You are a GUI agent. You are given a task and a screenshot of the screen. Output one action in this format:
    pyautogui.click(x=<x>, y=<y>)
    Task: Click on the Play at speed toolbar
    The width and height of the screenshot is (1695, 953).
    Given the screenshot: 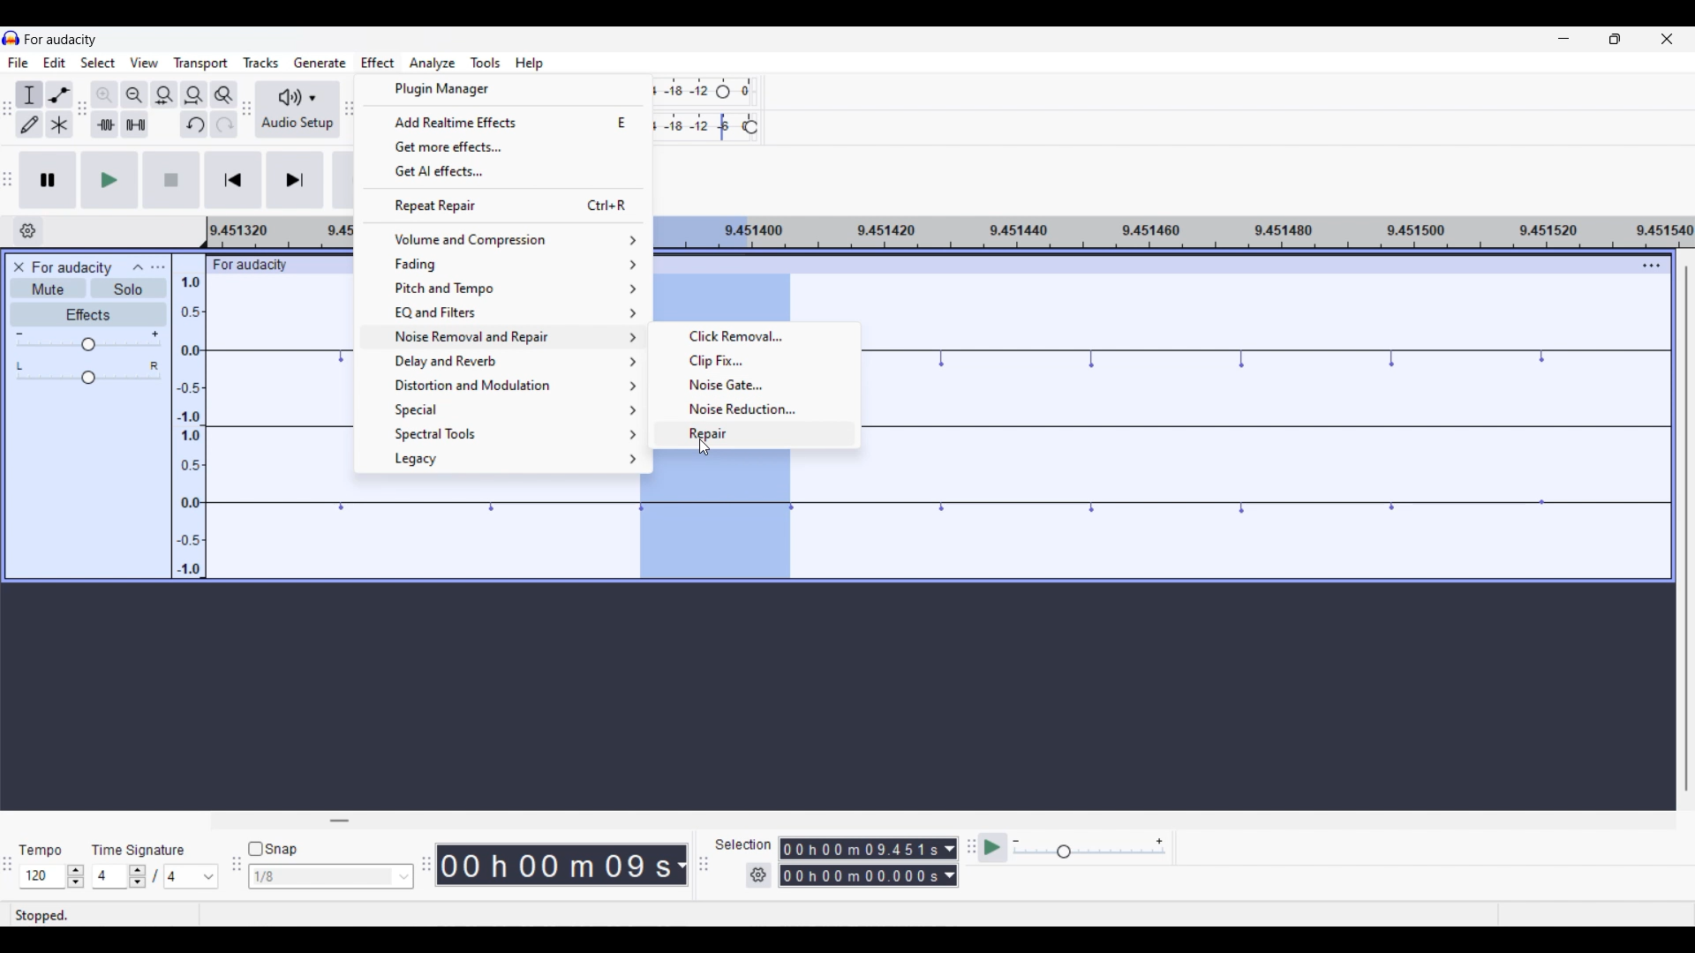 What is the action you would take?
    pyautogui.click(x=969, y=848)
    